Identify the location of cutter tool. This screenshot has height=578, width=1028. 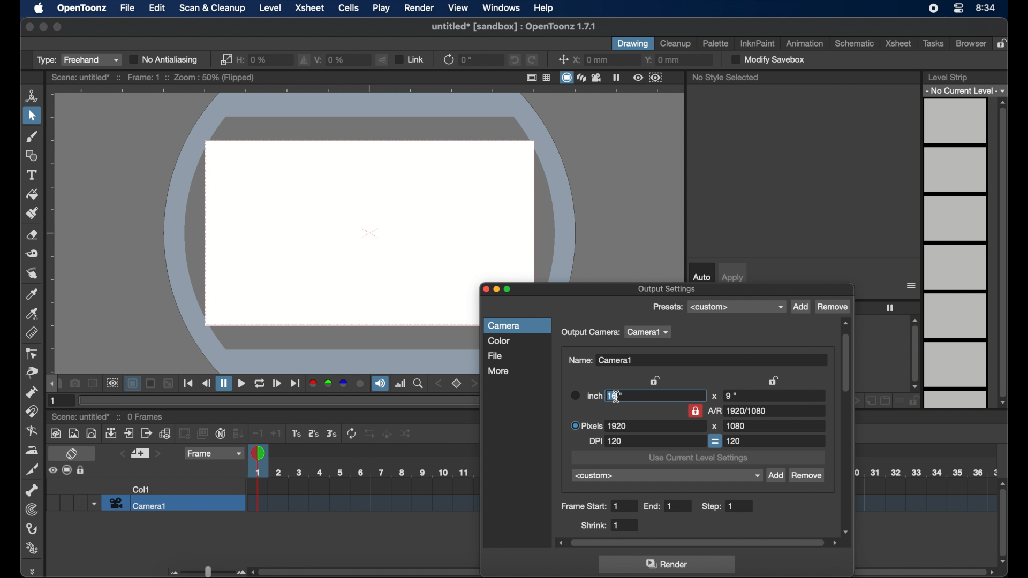
(33, 470).